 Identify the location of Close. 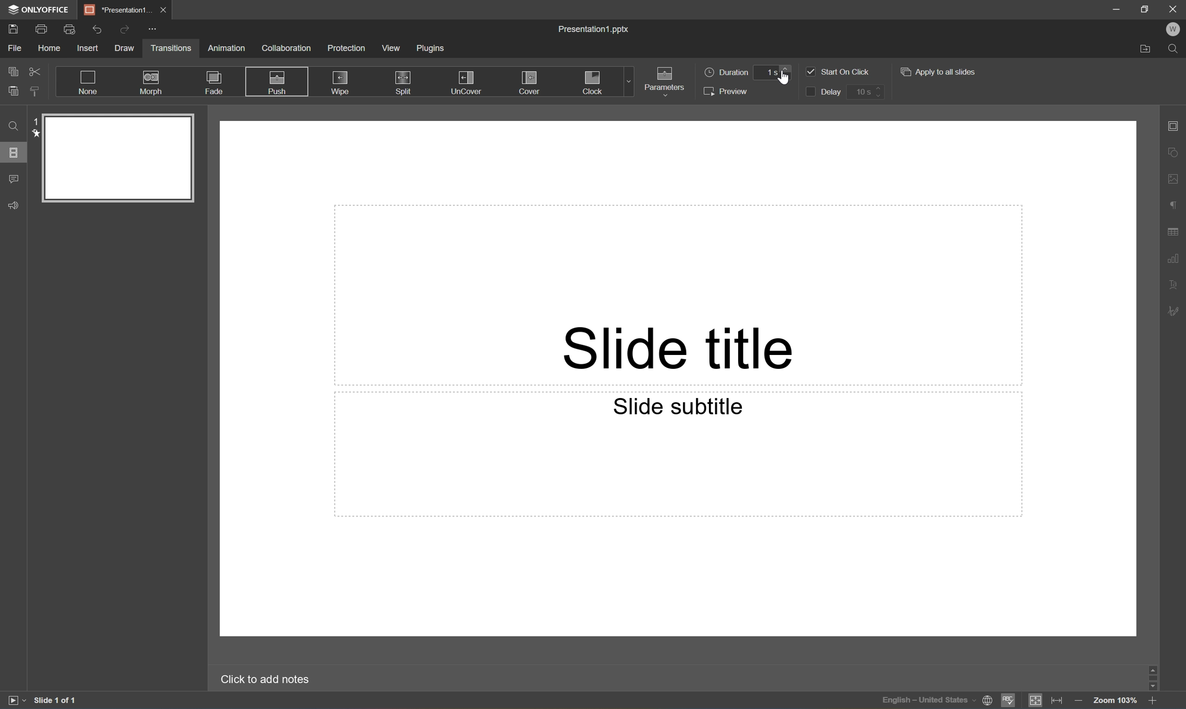
(1171, 8).